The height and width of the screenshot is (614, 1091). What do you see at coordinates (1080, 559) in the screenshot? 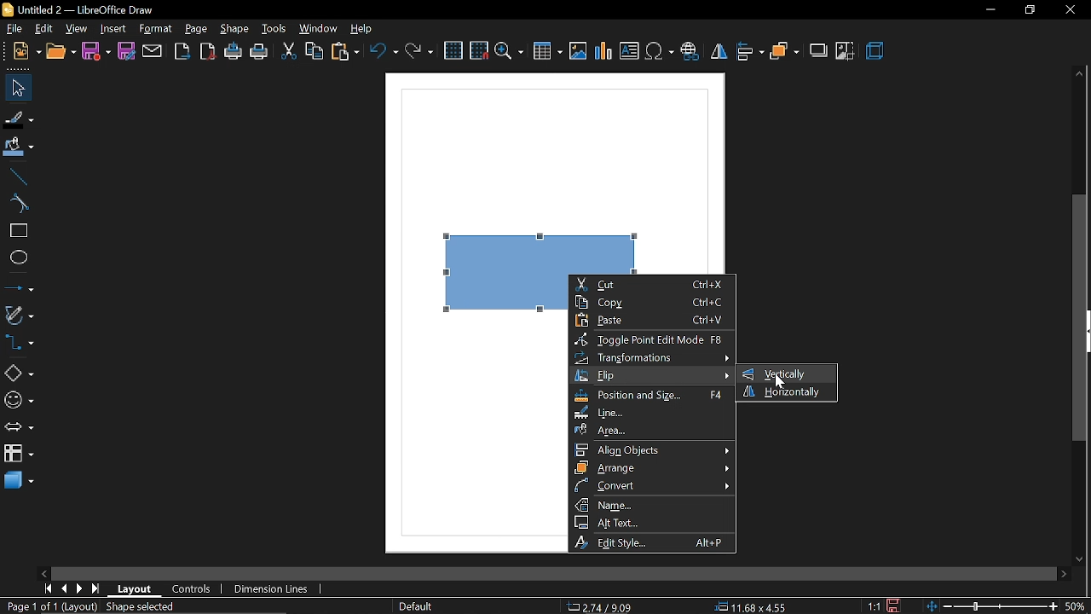
I see `move down` at bounding box center [1080, 559].